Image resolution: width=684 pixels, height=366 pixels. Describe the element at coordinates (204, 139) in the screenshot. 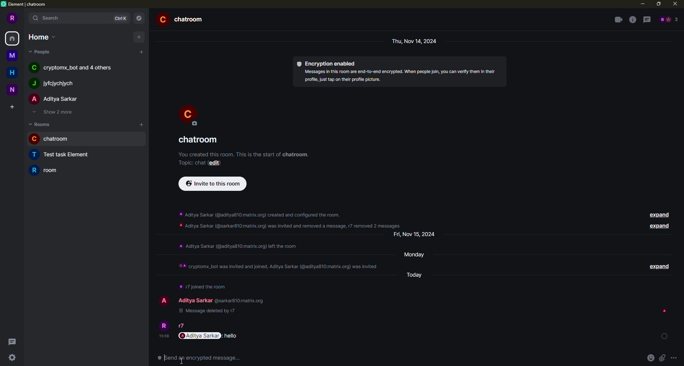

I see `room` at that location.